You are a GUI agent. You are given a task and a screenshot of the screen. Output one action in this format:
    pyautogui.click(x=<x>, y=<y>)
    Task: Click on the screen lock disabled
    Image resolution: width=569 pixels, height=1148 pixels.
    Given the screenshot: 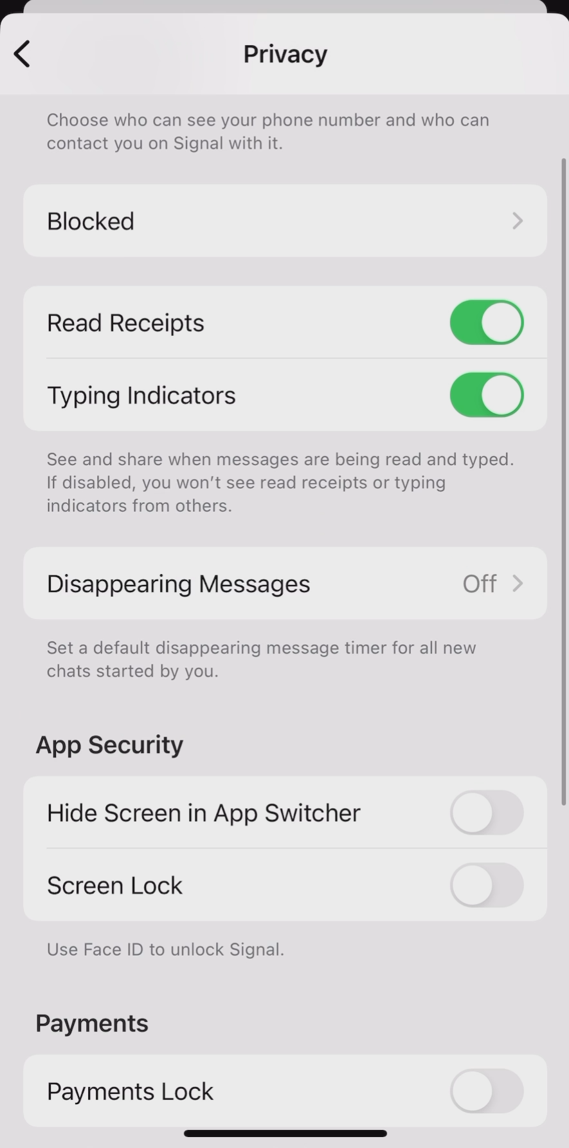 What is the action you would take?
    pyautogui.click(x=286, y=885)
    